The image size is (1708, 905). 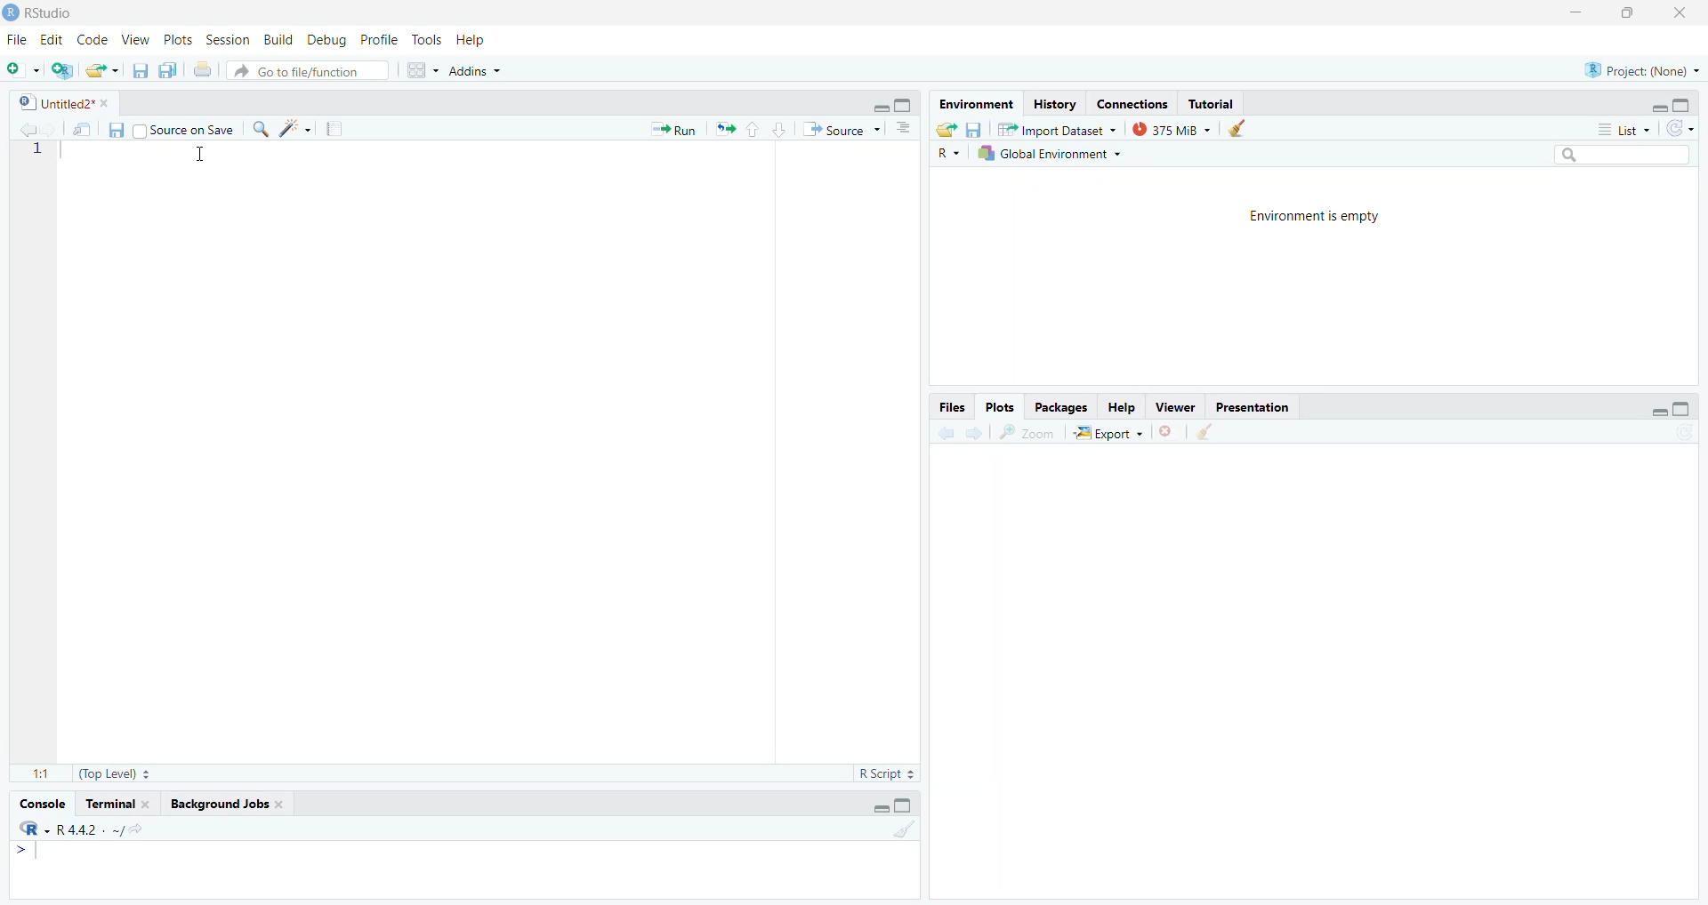 What do you see at coordinates (23, 129) in the screenshot?
I see `go back to the previous source location` at bounding box center [23, 129].